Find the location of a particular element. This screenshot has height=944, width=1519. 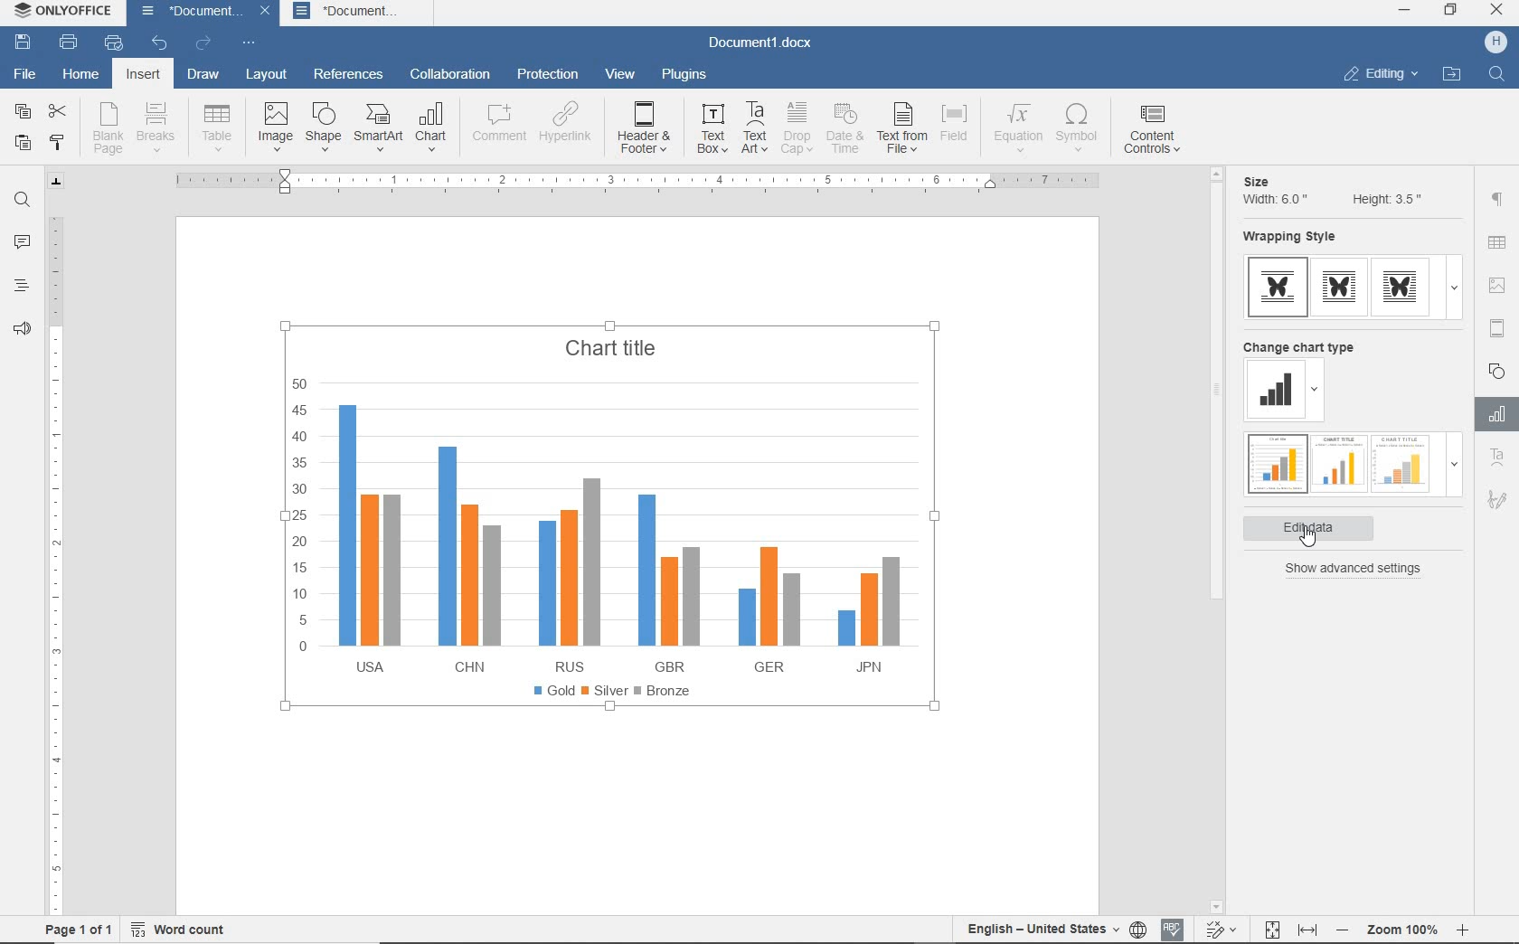

Chart settings is located at coordinates (1494, 414).